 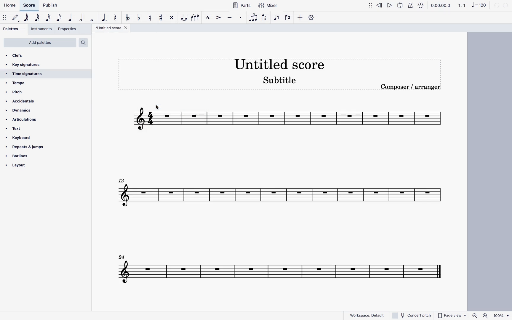 What do you see at coordinates (24, 119) in the screenshot?
I see `articulations` at bounding box center [24, 119].